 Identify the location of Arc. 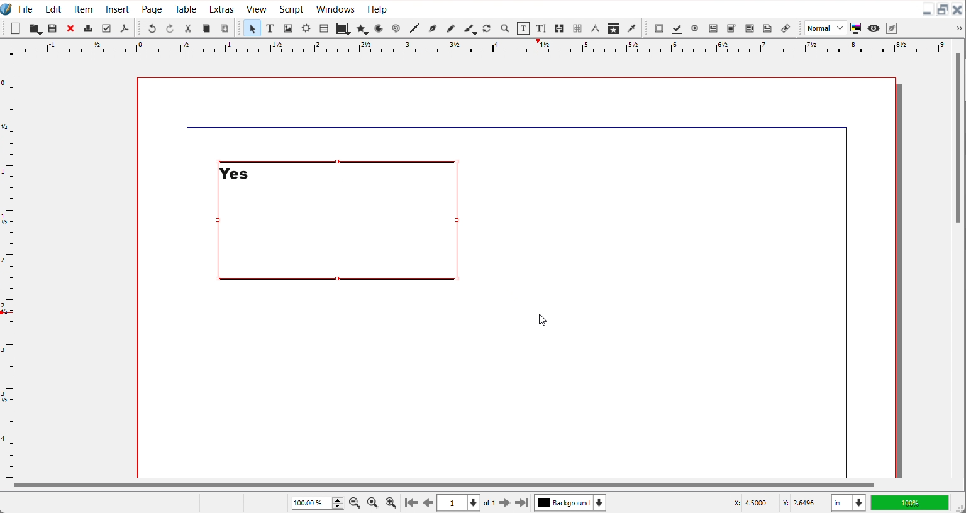
(380, 28).